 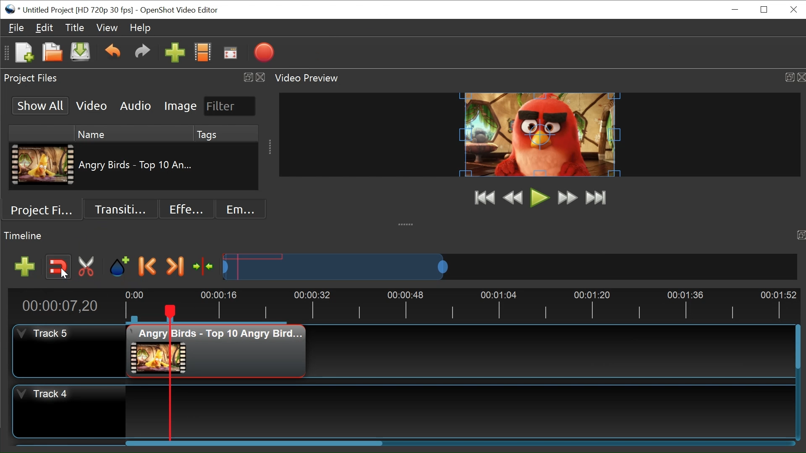 What do you see at coordinates (134, 107) in the screenshot?
I see `Audio` at bounding box center [134, 107].